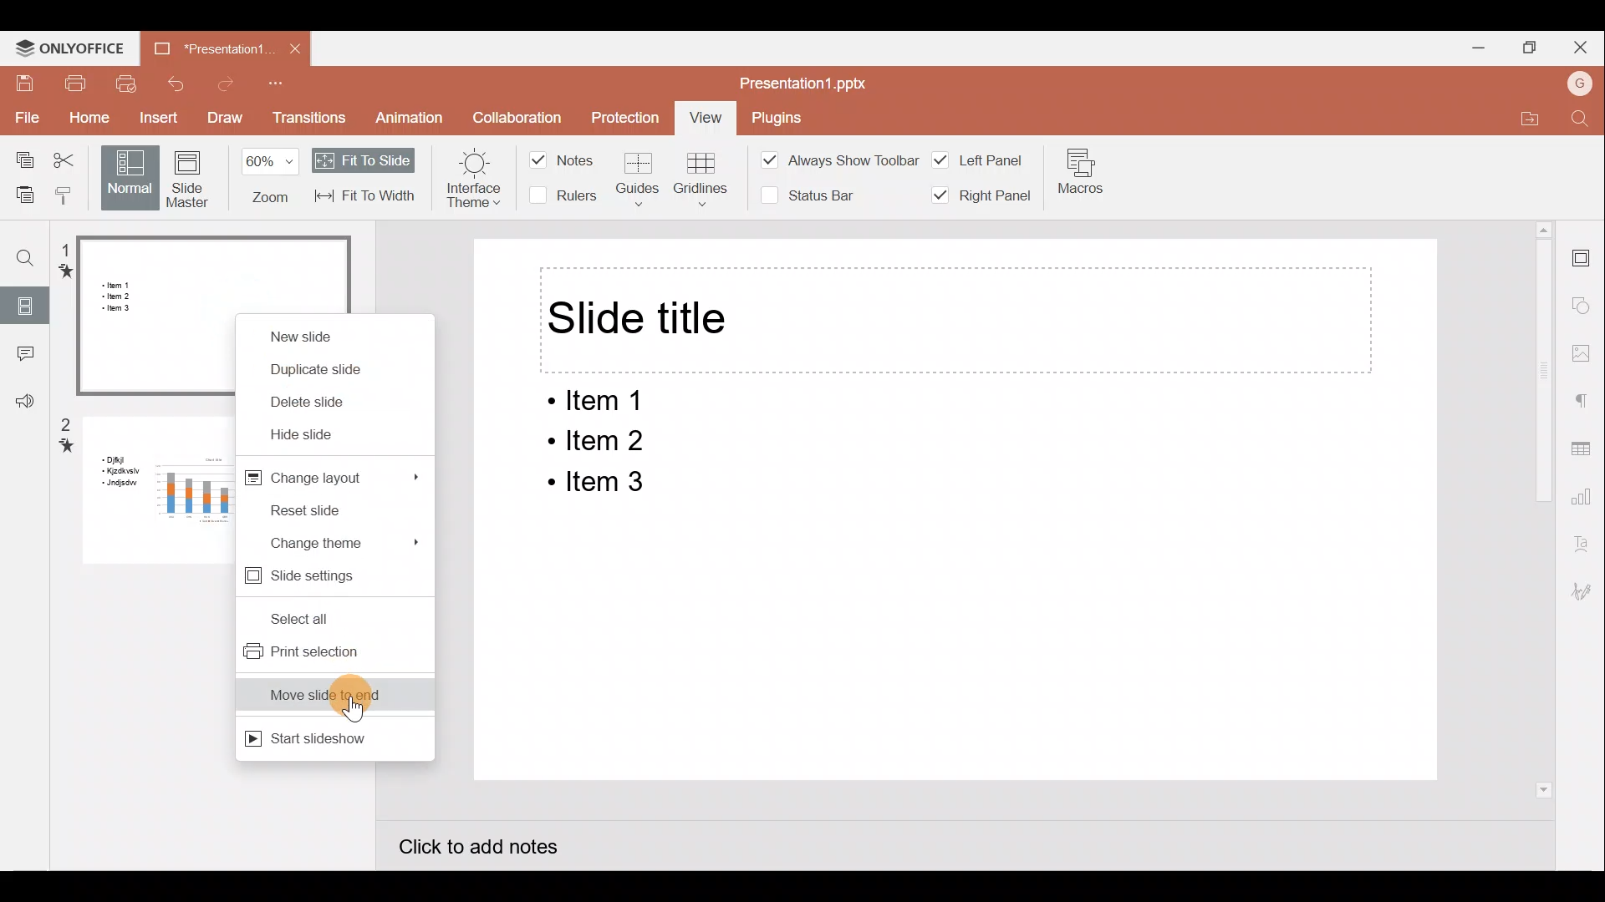 The image size is (1605, 902). Describe the element at coordinates (129, 178) in the screenshot. I see `Normal` at that location.